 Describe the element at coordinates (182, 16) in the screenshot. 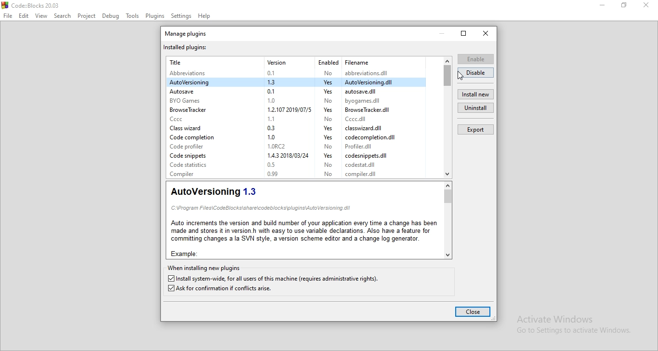

I see `Settings` at that location.